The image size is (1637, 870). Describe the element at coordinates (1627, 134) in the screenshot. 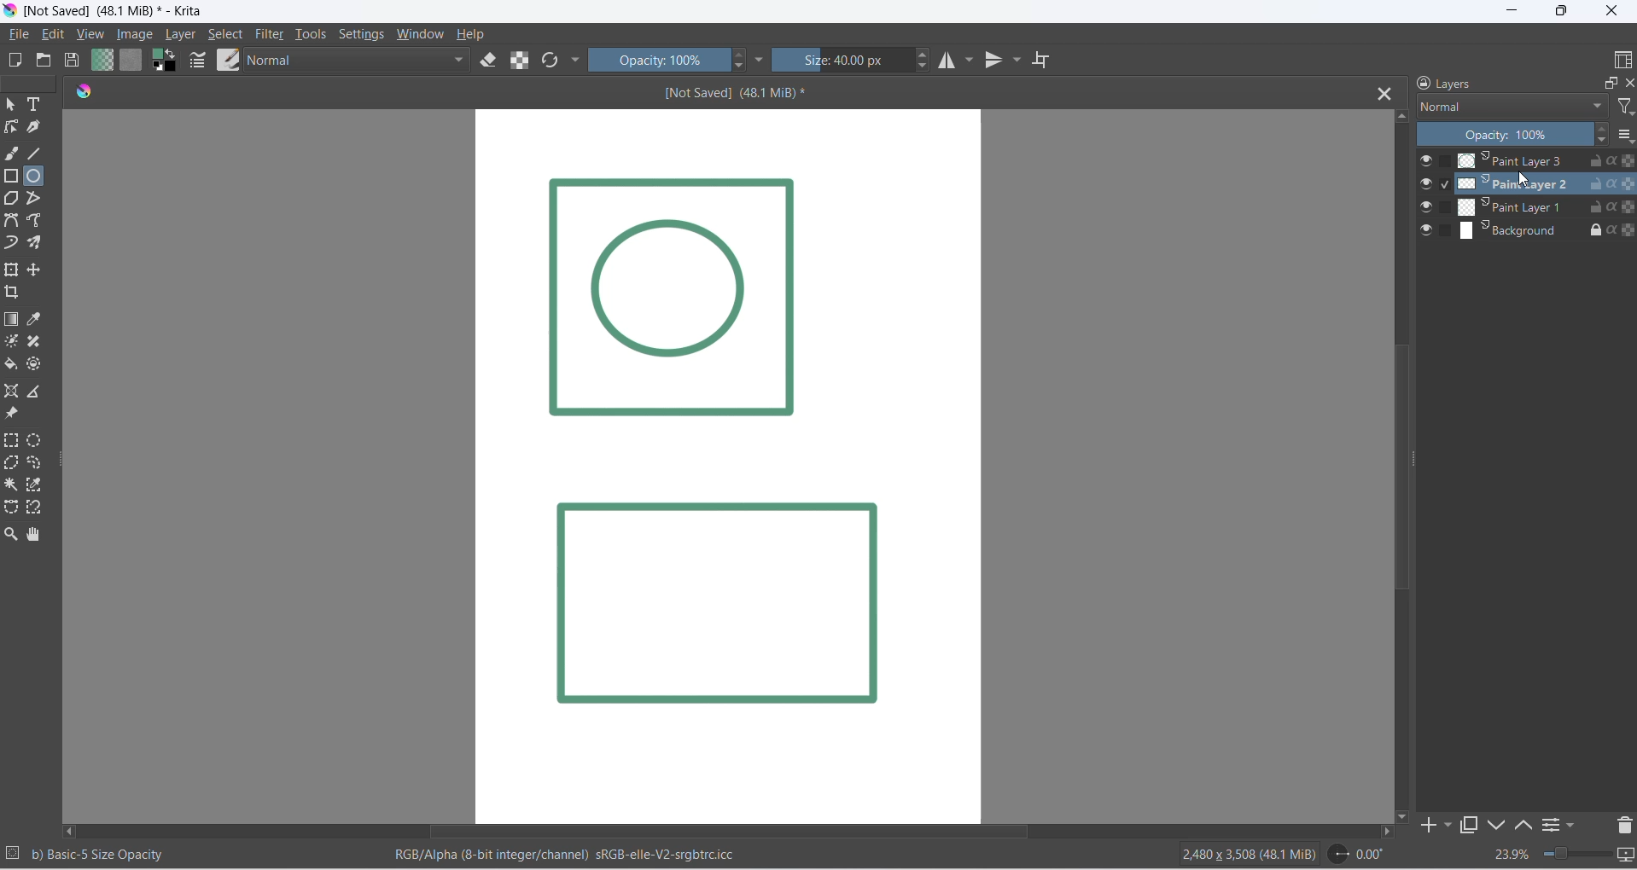

I see `options` at that location.